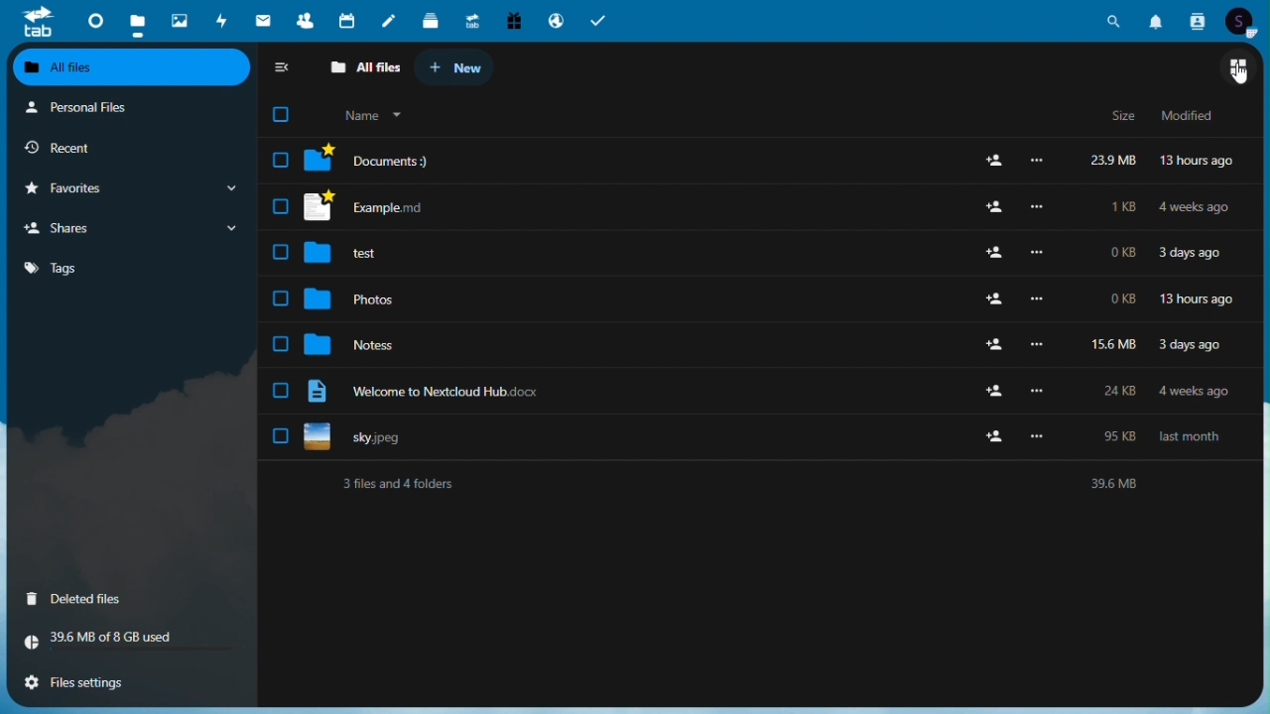  What do you see at coordinates (1193, 439) in the screenshot?
I see `last month` at bounding box center [1193, 439].